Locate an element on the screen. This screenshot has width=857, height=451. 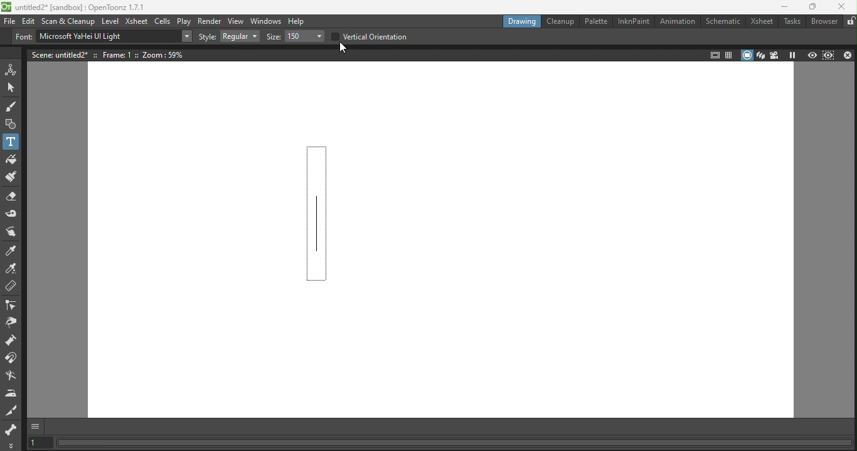
Selection tool is located at coordinates (11, 88).